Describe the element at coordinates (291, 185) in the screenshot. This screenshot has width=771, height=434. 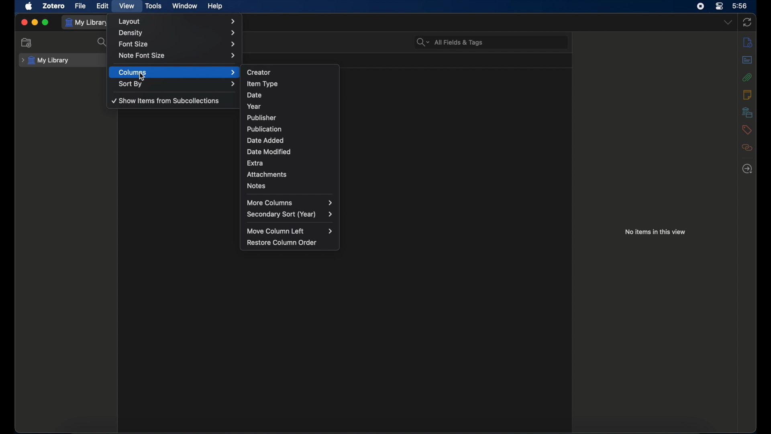
I see `notes` at that location.